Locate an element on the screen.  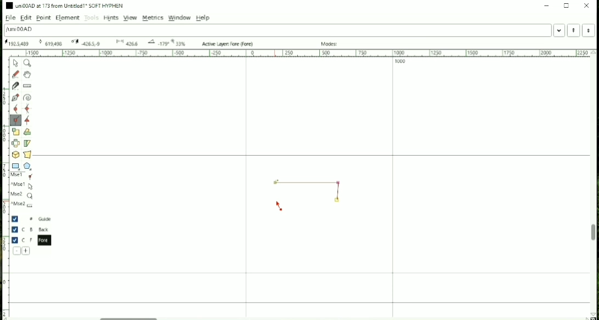
Fore is located at coordinates (35, 240).